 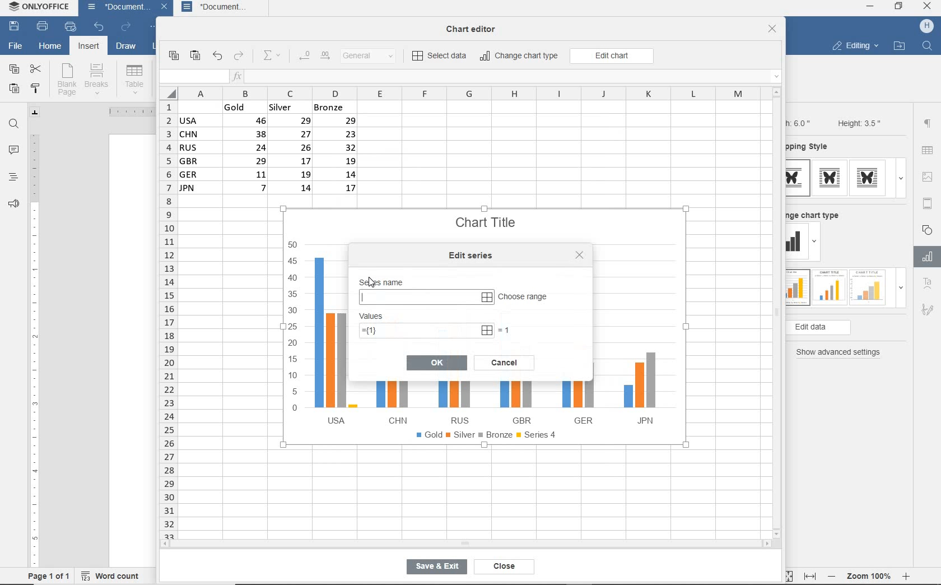 What do you see at coordinates (812, 147) in the screenshot?
I see `wrapping style` at bounding box center [812, 147].